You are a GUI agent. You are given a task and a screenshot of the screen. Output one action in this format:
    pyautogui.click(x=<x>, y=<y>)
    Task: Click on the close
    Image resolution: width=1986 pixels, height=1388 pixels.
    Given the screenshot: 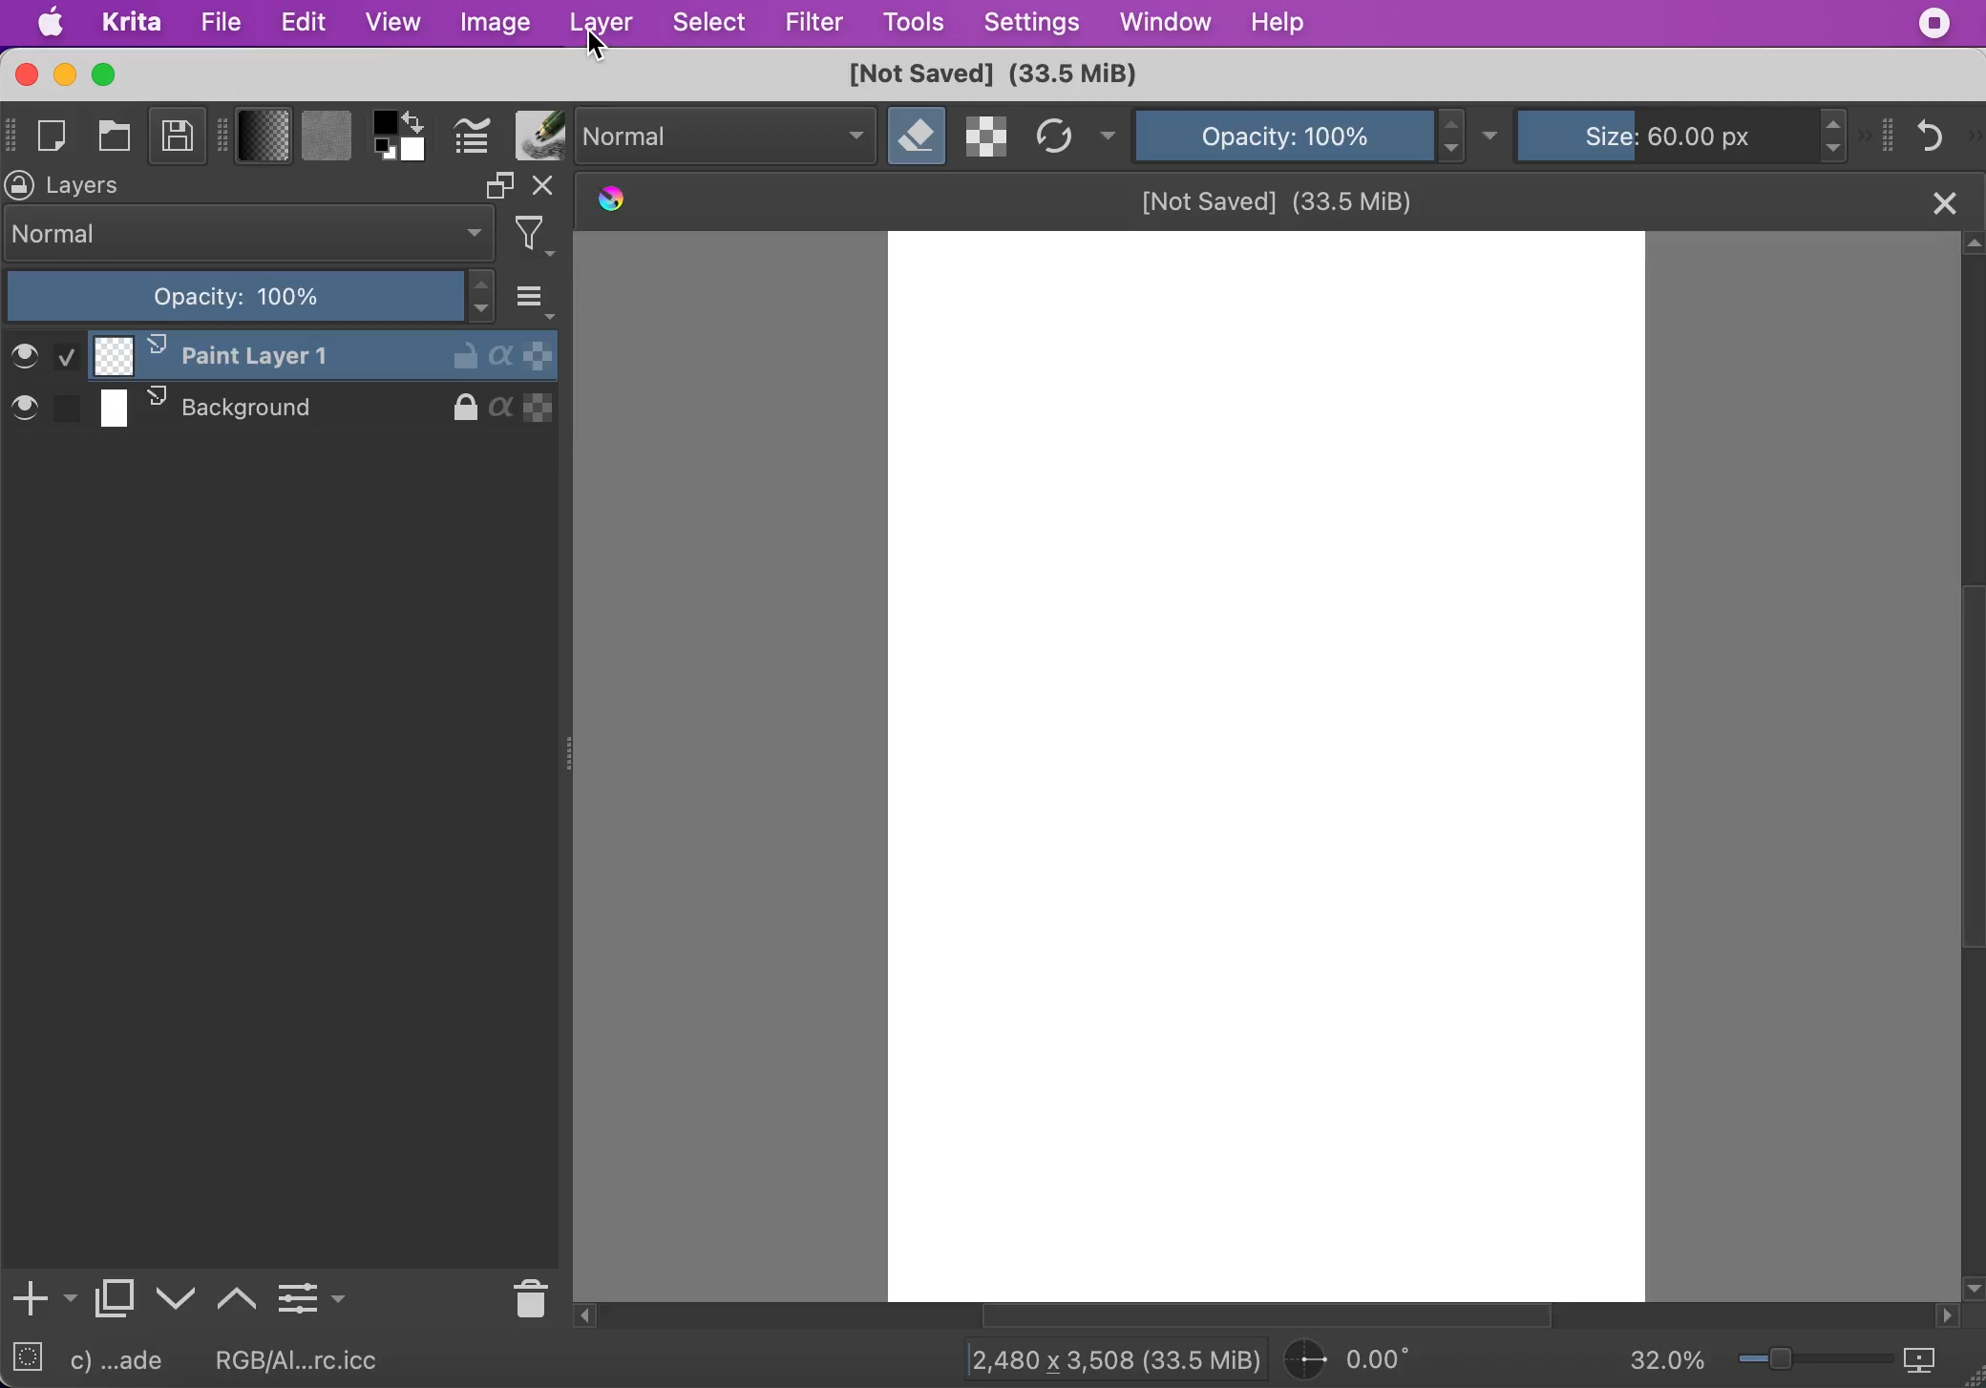 What is the action you would take?
    pyautogui.click(x=1942, y=200)
    